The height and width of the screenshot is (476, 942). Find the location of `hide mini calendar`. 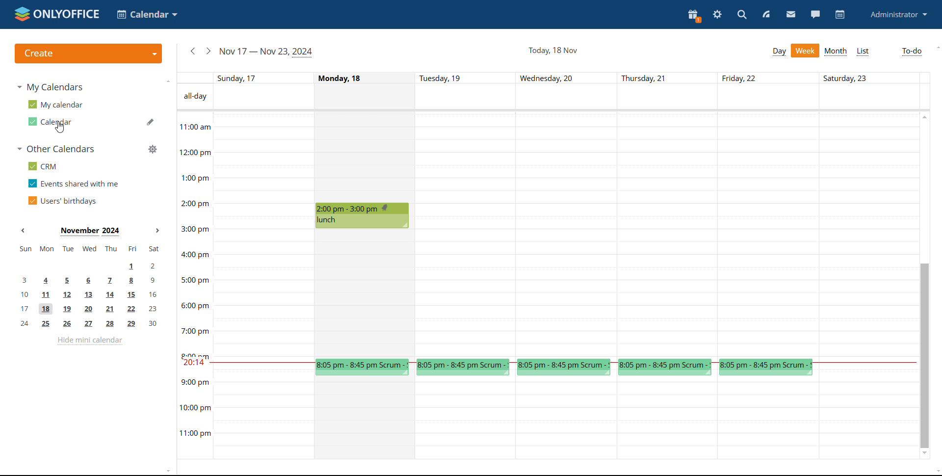

hide mini calendar is located at coordinates (89, 342).